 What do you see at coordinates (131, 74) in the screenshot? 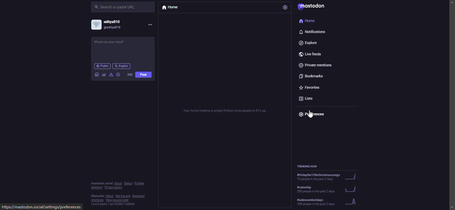
I see `500` at bounding box center [131, 74].